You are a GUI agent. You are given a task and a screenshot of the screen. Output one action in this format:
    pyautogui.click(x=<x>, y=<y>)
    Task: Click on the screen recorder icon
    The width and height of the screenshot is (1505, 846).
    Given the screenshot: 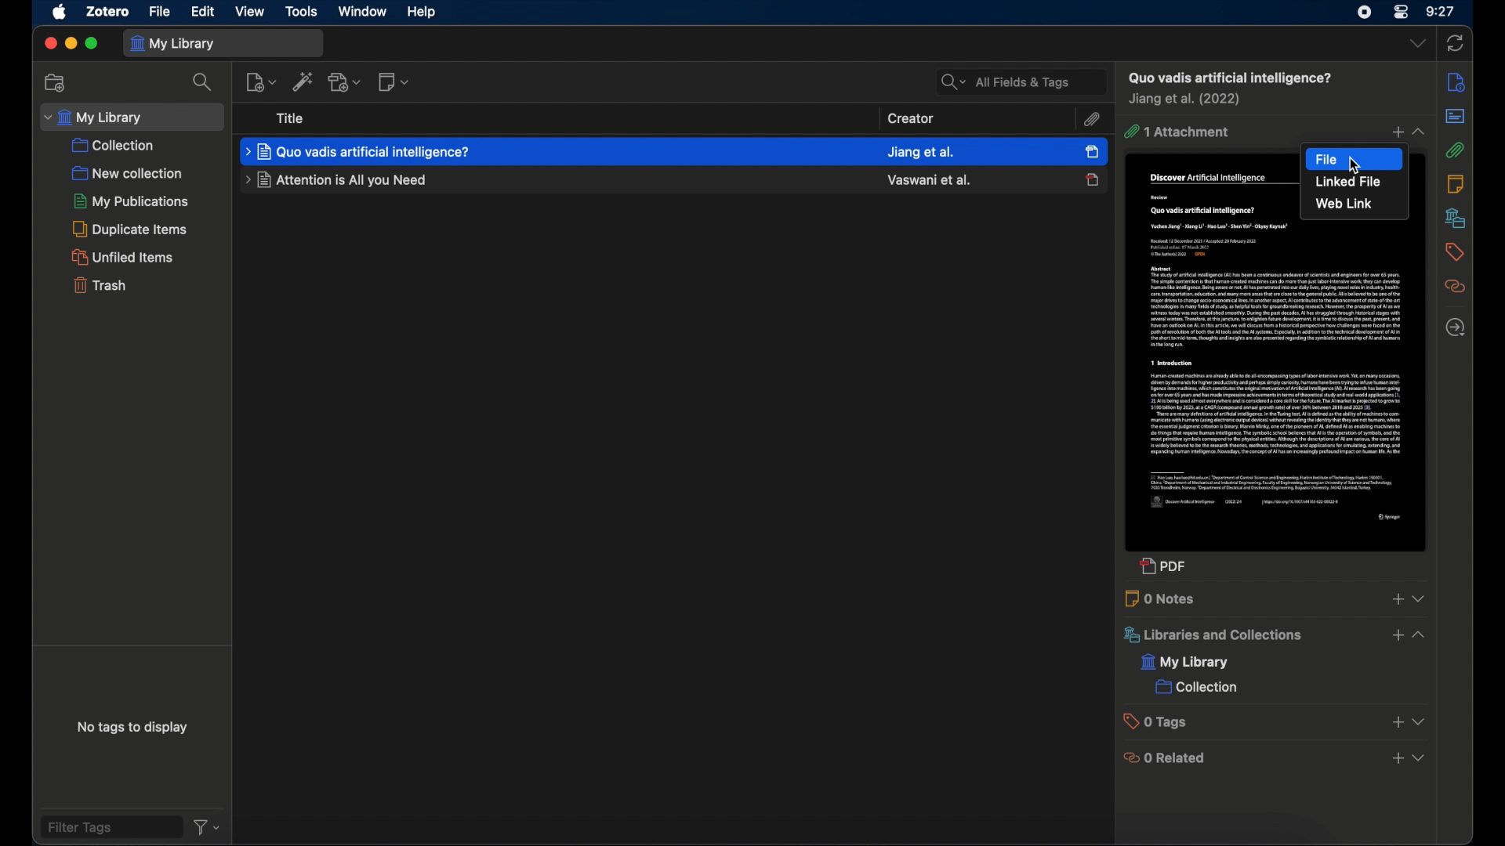 What is the action you would take?
    pyautogui.click(x=1361, y=13)
    